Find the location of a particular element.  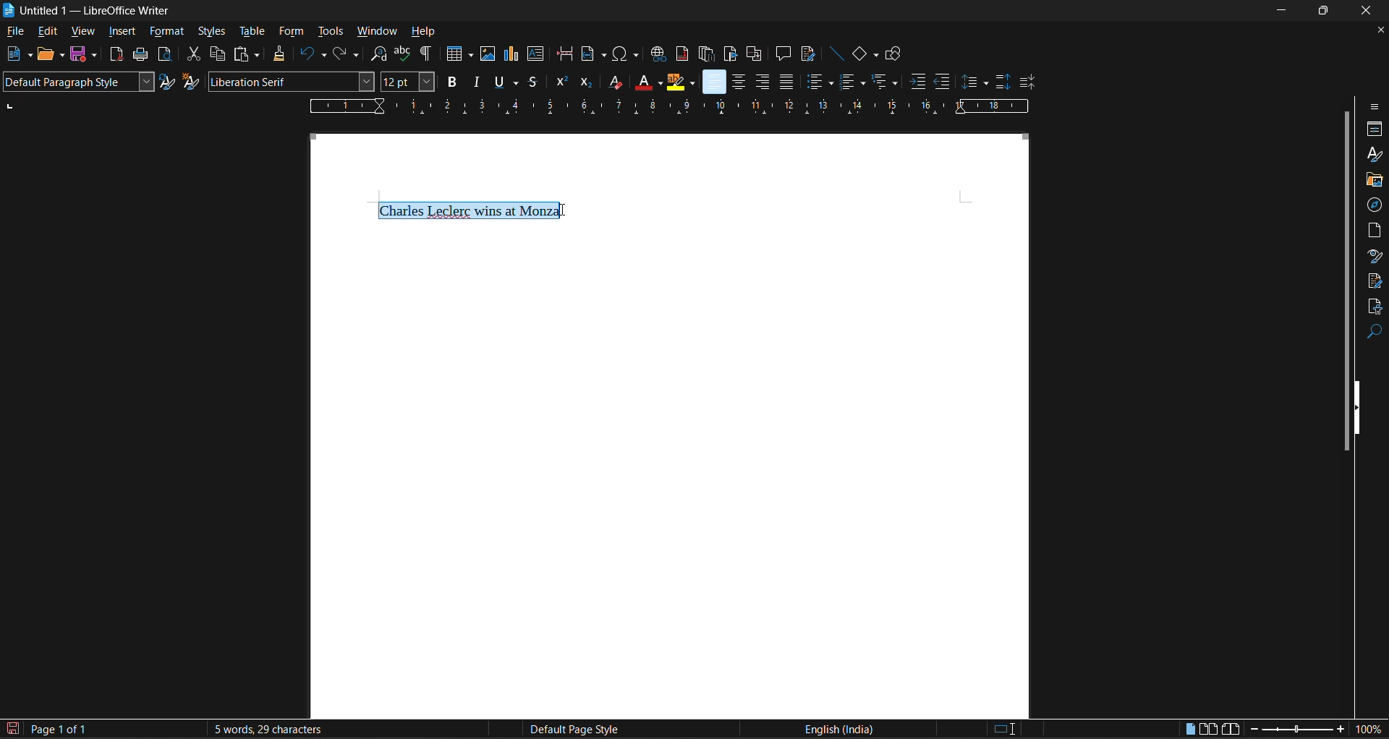

export directly as PDF is located at coordinates (116, 54).